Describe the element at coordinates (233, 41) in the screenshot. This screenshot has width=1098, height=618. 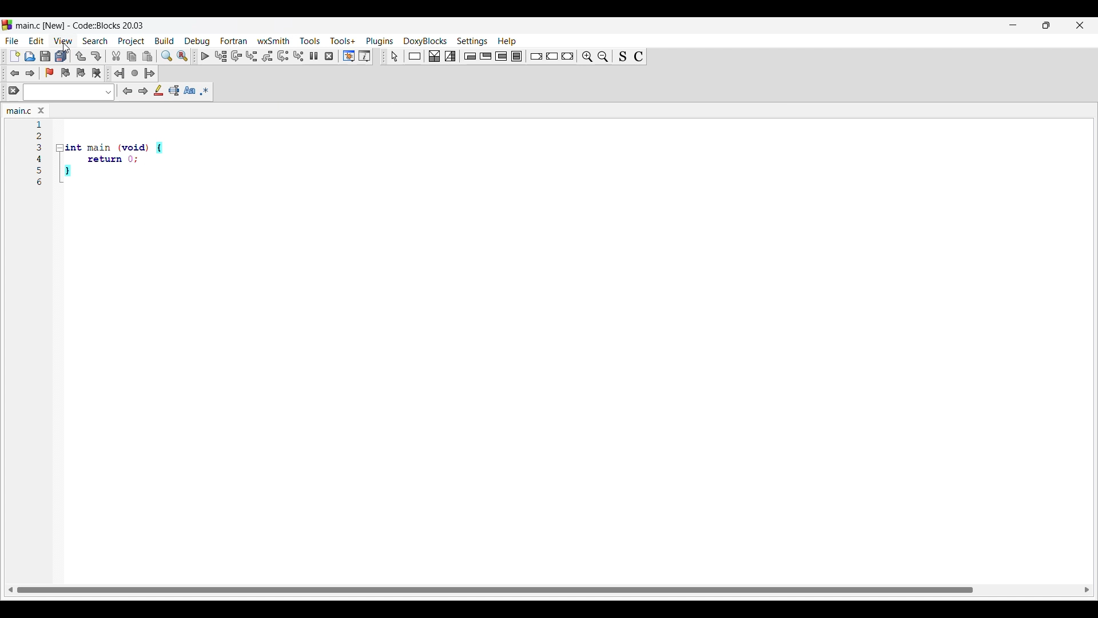
I see `Fortran menu` at that location.